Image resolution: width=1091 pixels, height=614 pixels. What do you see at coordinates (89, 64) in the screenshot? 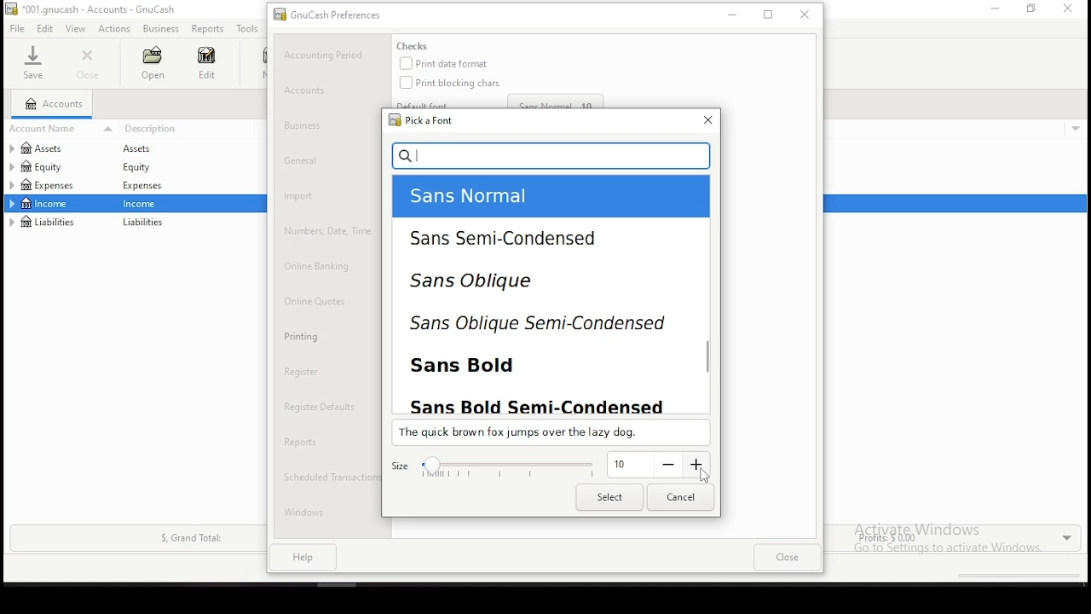
I see `close` at bounding box center [89, 64].